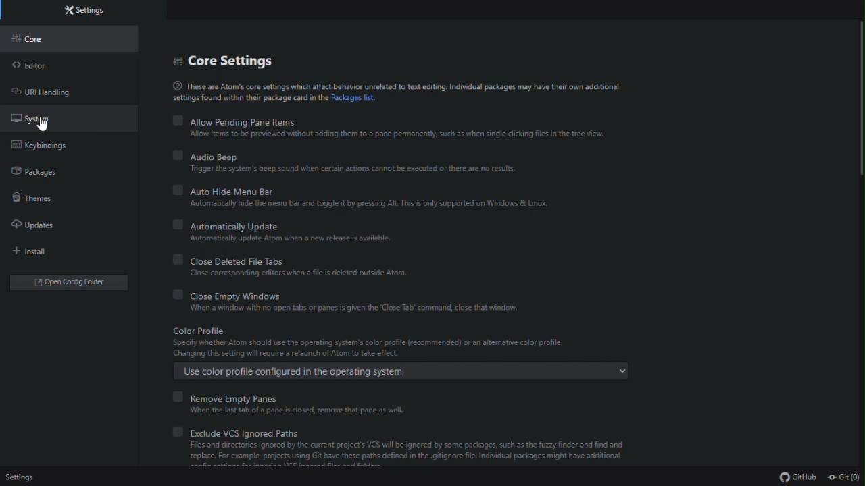  What do you see at coordinates (301, 274) in the screenshot?
I see `Close corresponding editors when a file is deleted outside Atom.` at bounding box center [301, 274].